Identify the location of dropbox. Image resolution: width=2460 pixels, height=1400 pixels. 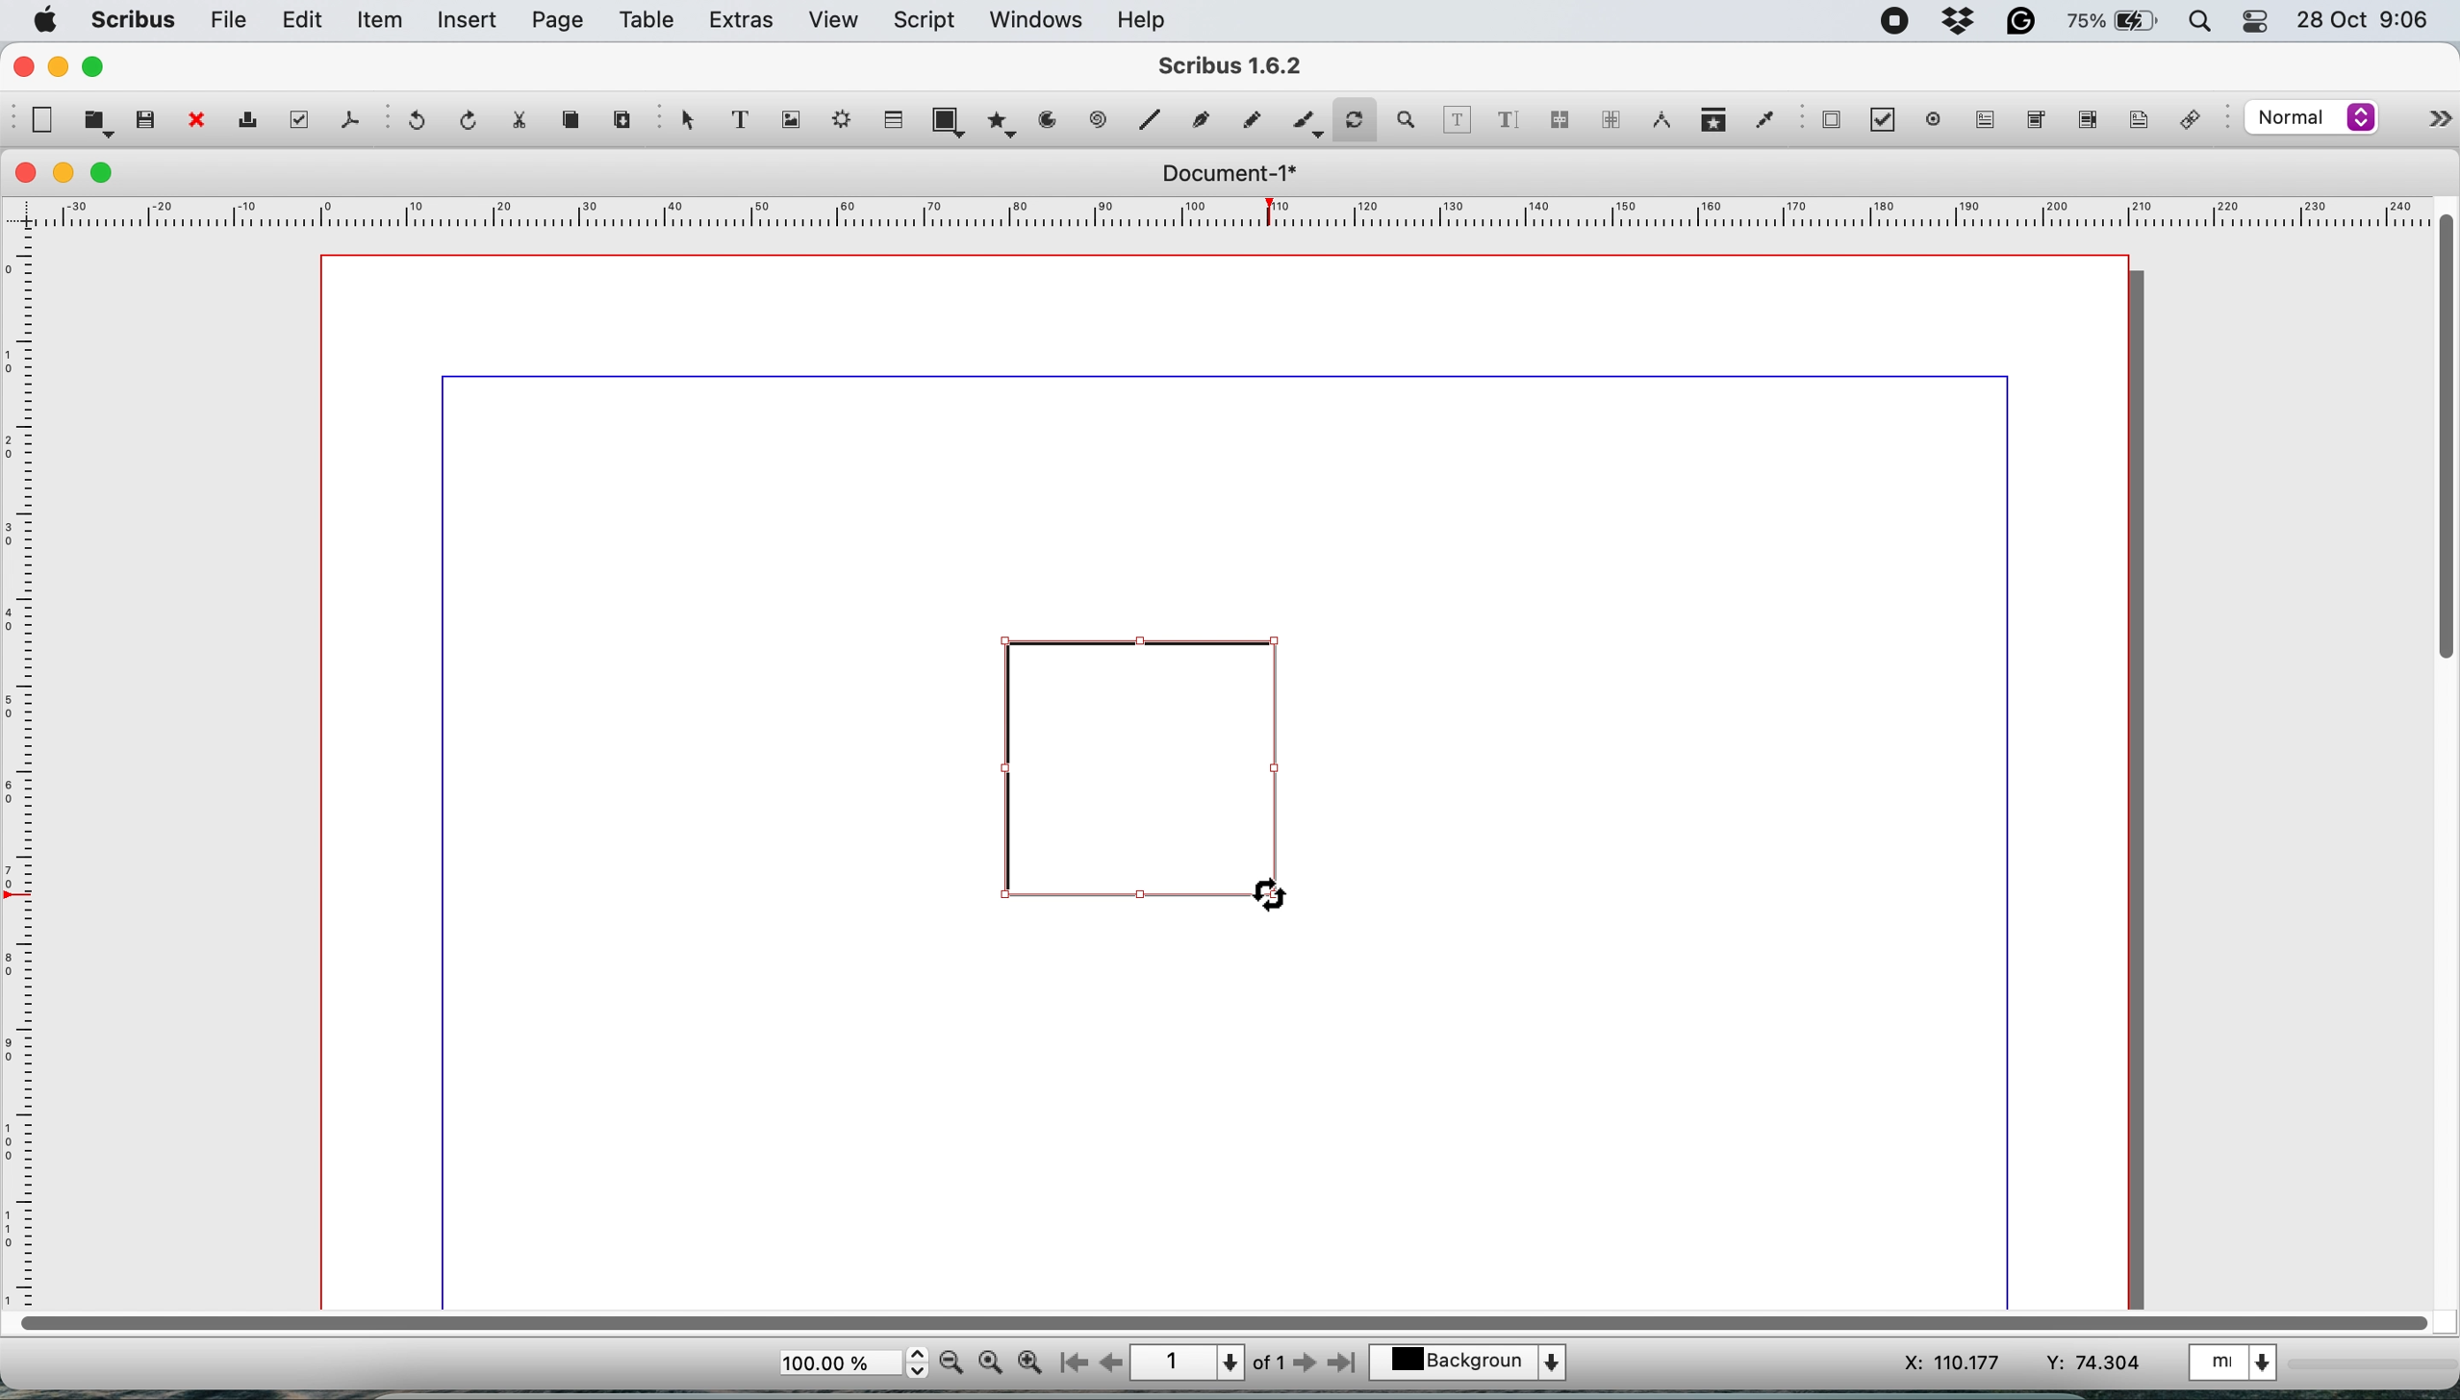
(1961, 22).